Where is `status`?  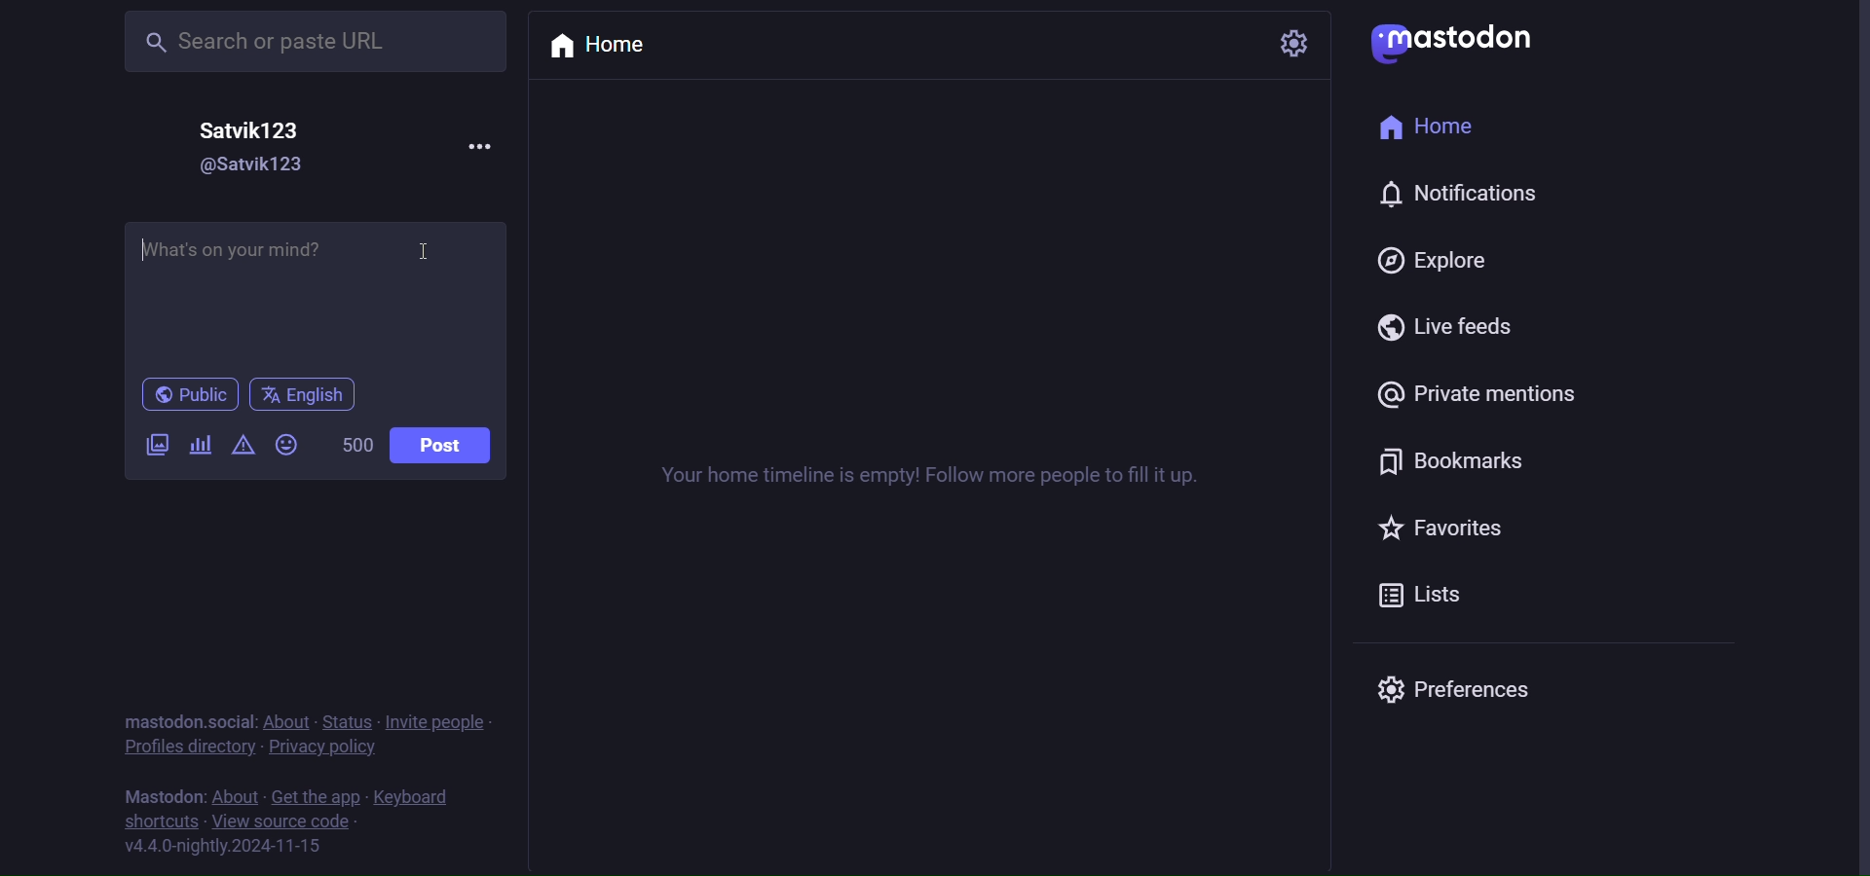 status is located at coordinates (354, 722).